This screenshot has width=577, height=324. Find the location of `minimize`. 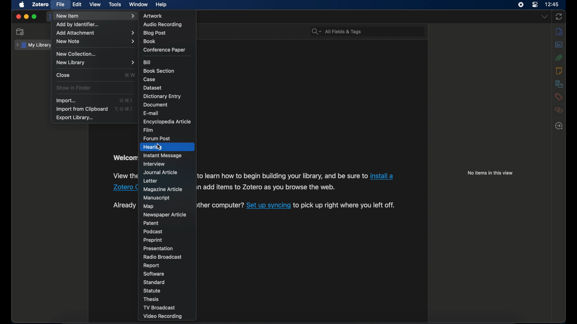

minimize is located at coordinates (26, 16).